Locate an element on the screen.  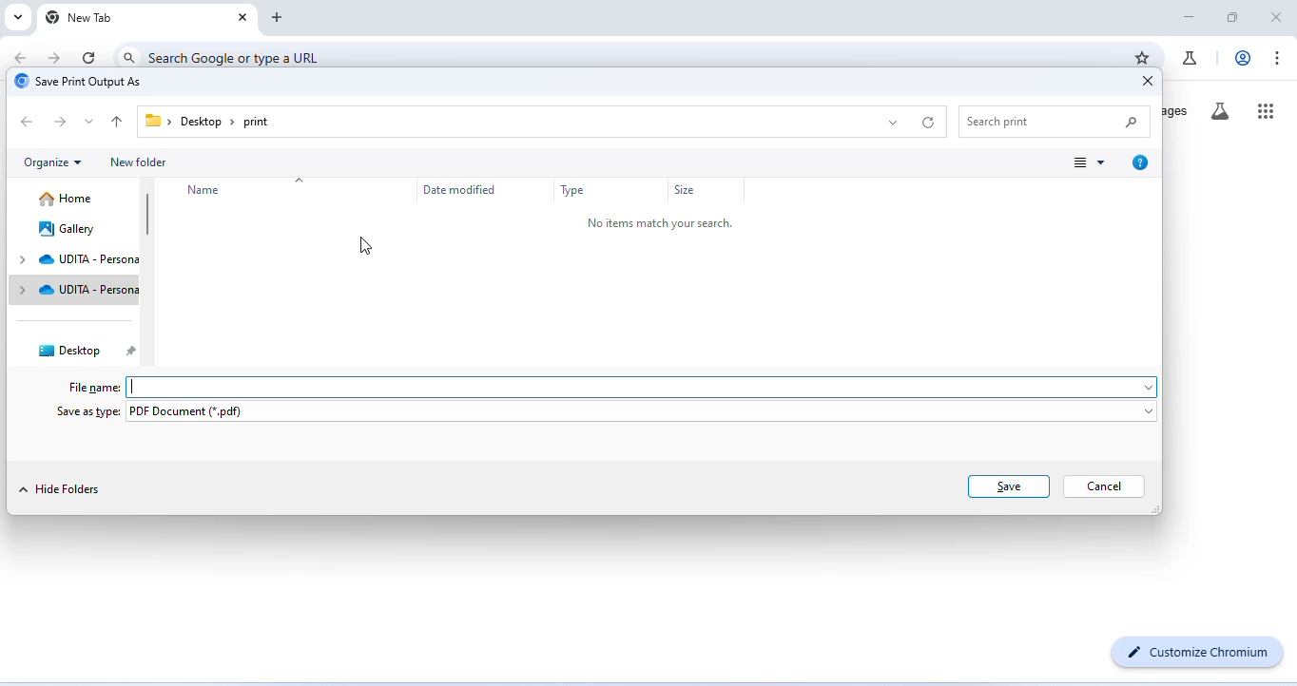
gallery is located at coordinates (68, 229).